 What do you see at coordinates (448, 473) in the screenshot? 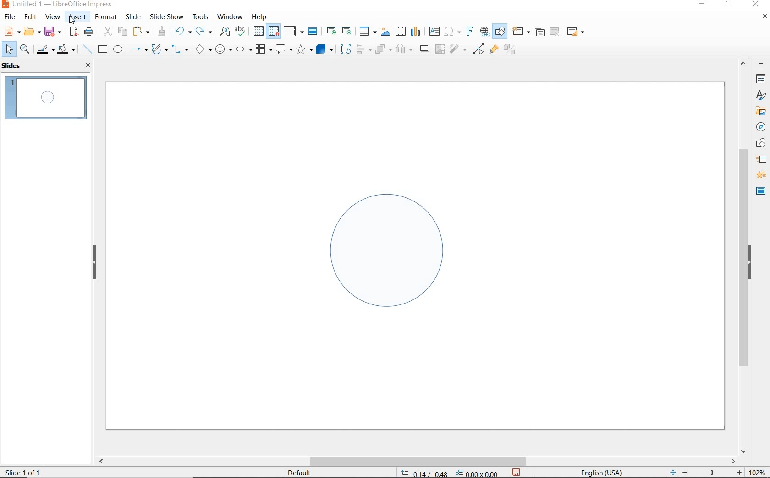
I see `coordinates` at bounding box center [448, 473].